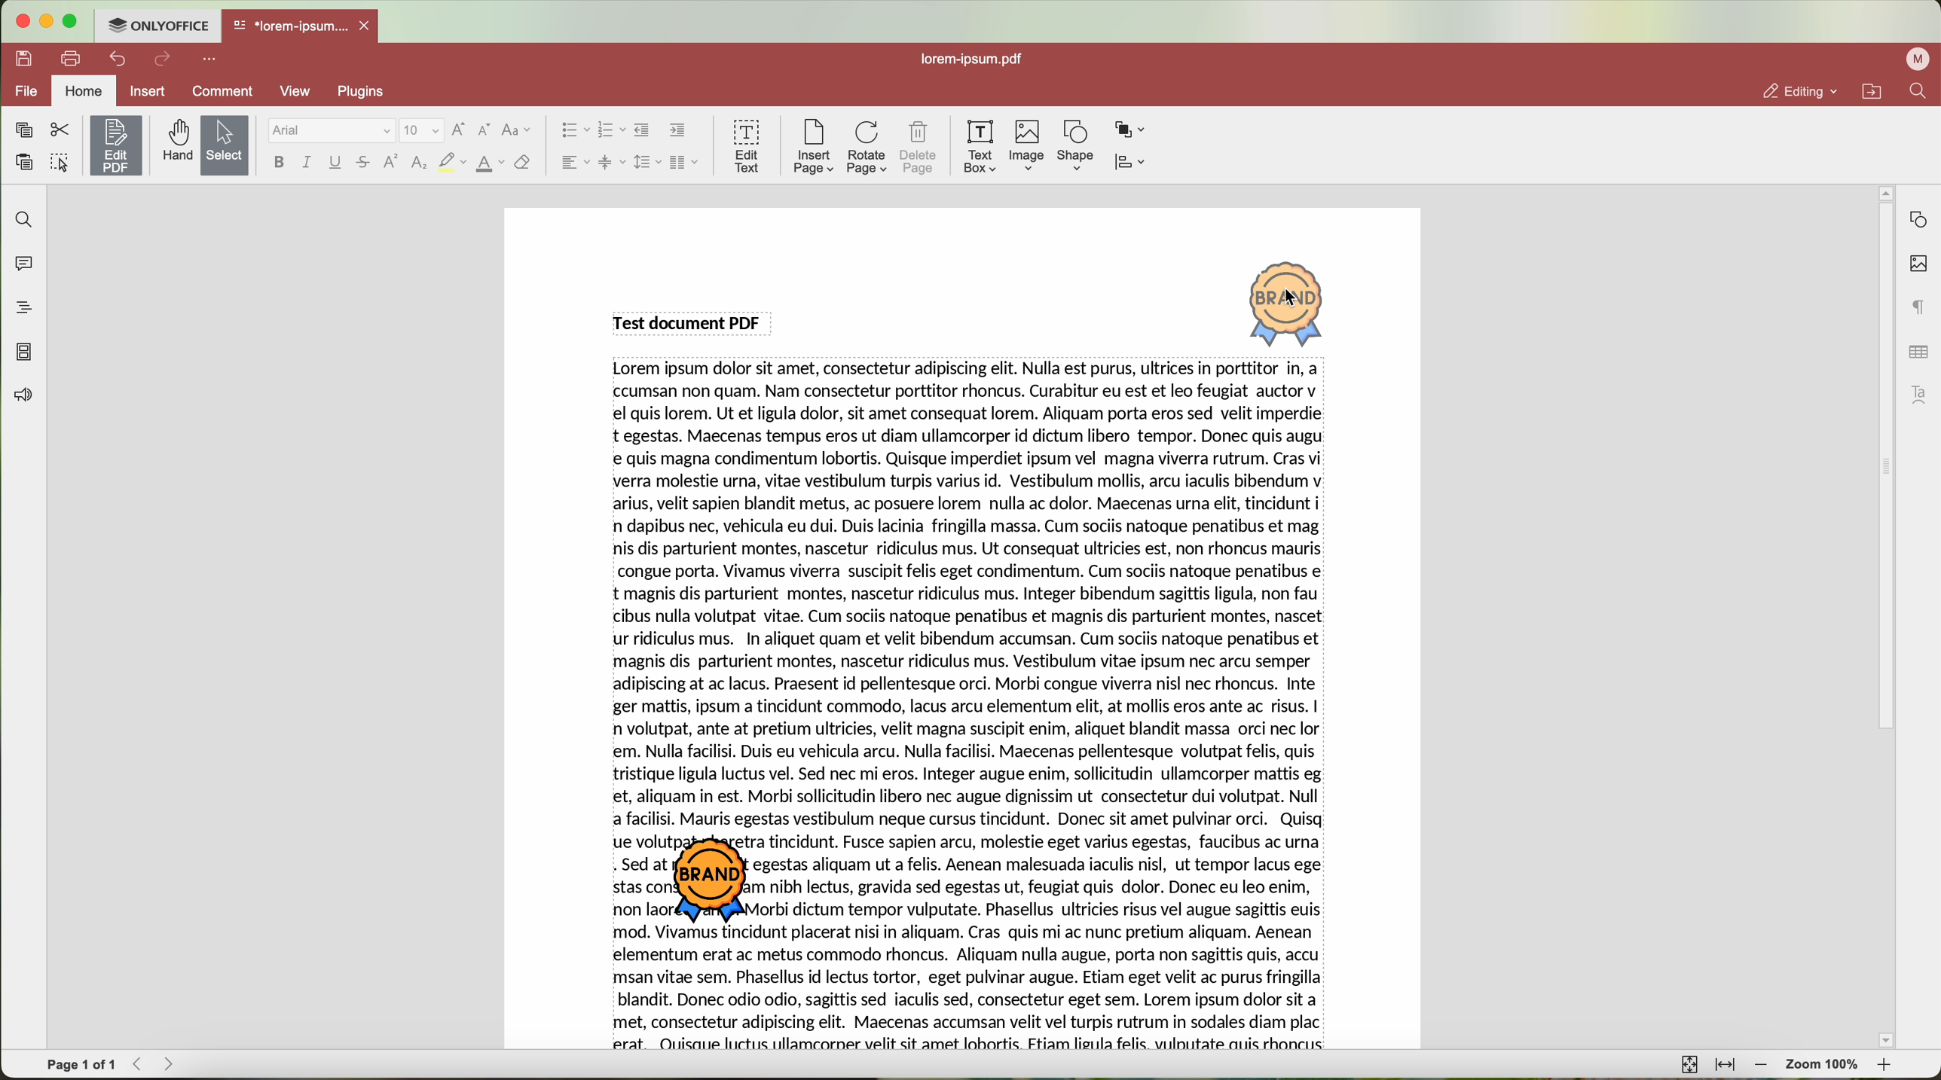 Image resolution: width=1941 pixels, height=1080 pixels. What do you see at coordinates (60, 130) in the screenshot?
I see `cut` at bounding box center [60, 130].